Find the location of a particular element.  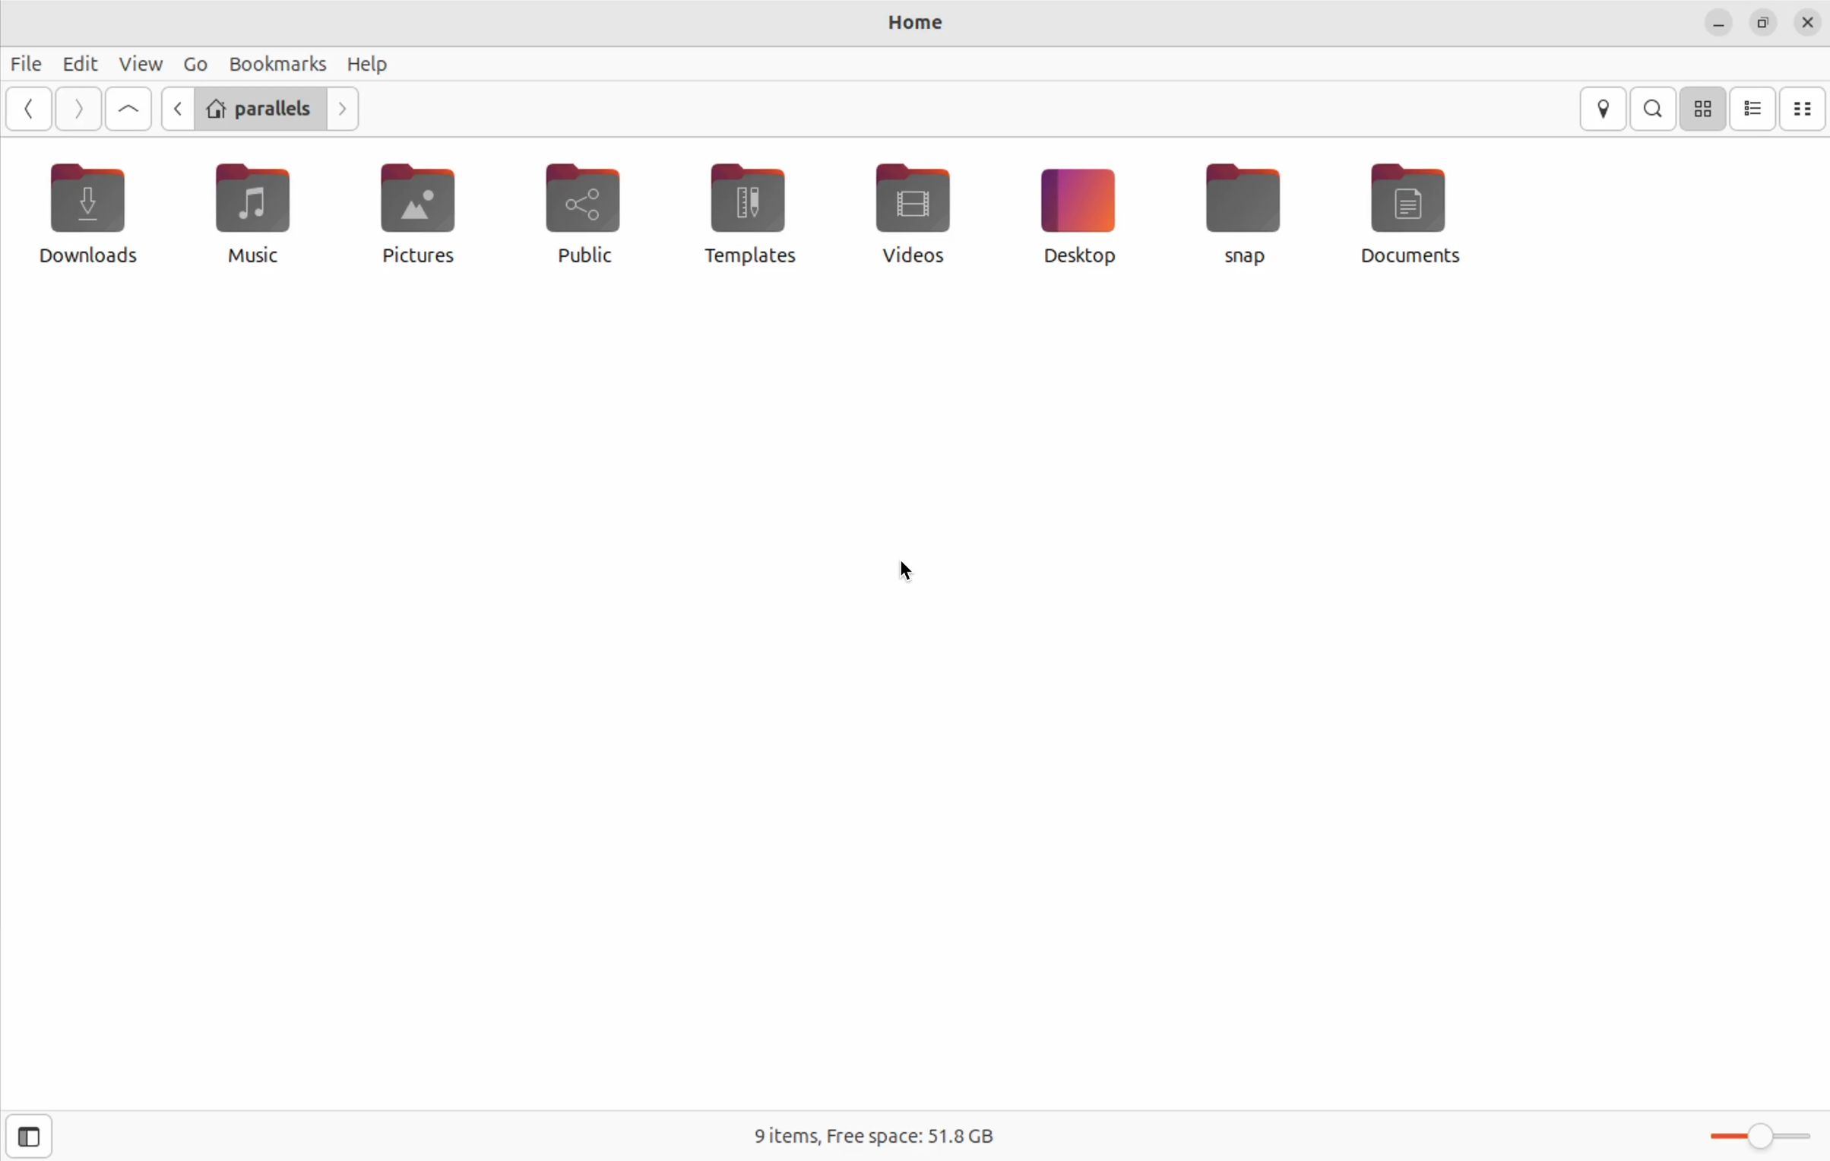

toggle zoom is located at coordinates (1750, 1135).